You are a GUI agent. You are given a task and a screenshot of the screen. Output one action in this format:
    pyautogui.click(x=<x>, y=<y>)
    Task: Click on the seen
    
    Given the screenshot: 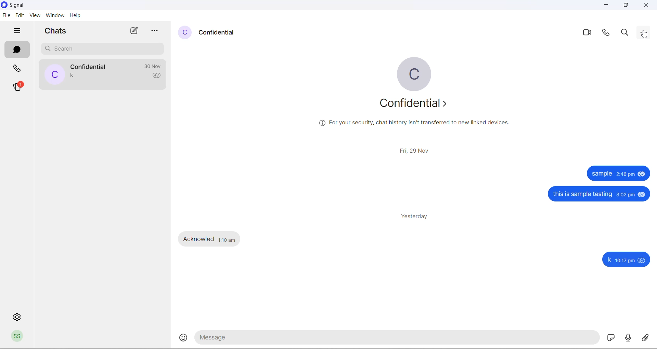 What is the action you would take?
    pyautogui.click(x=642, y=260)
    